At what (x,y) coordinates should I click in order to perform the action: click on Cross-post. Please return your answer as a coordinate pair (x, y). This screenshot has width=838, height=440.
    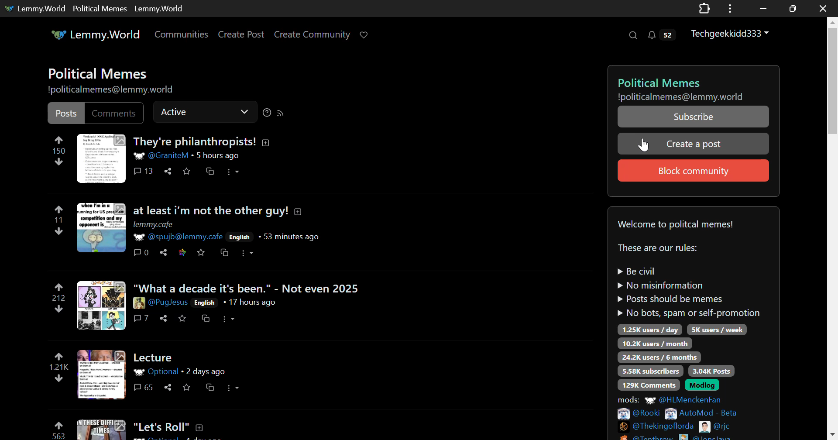
    Looking at the image, I should click on (207, 319).